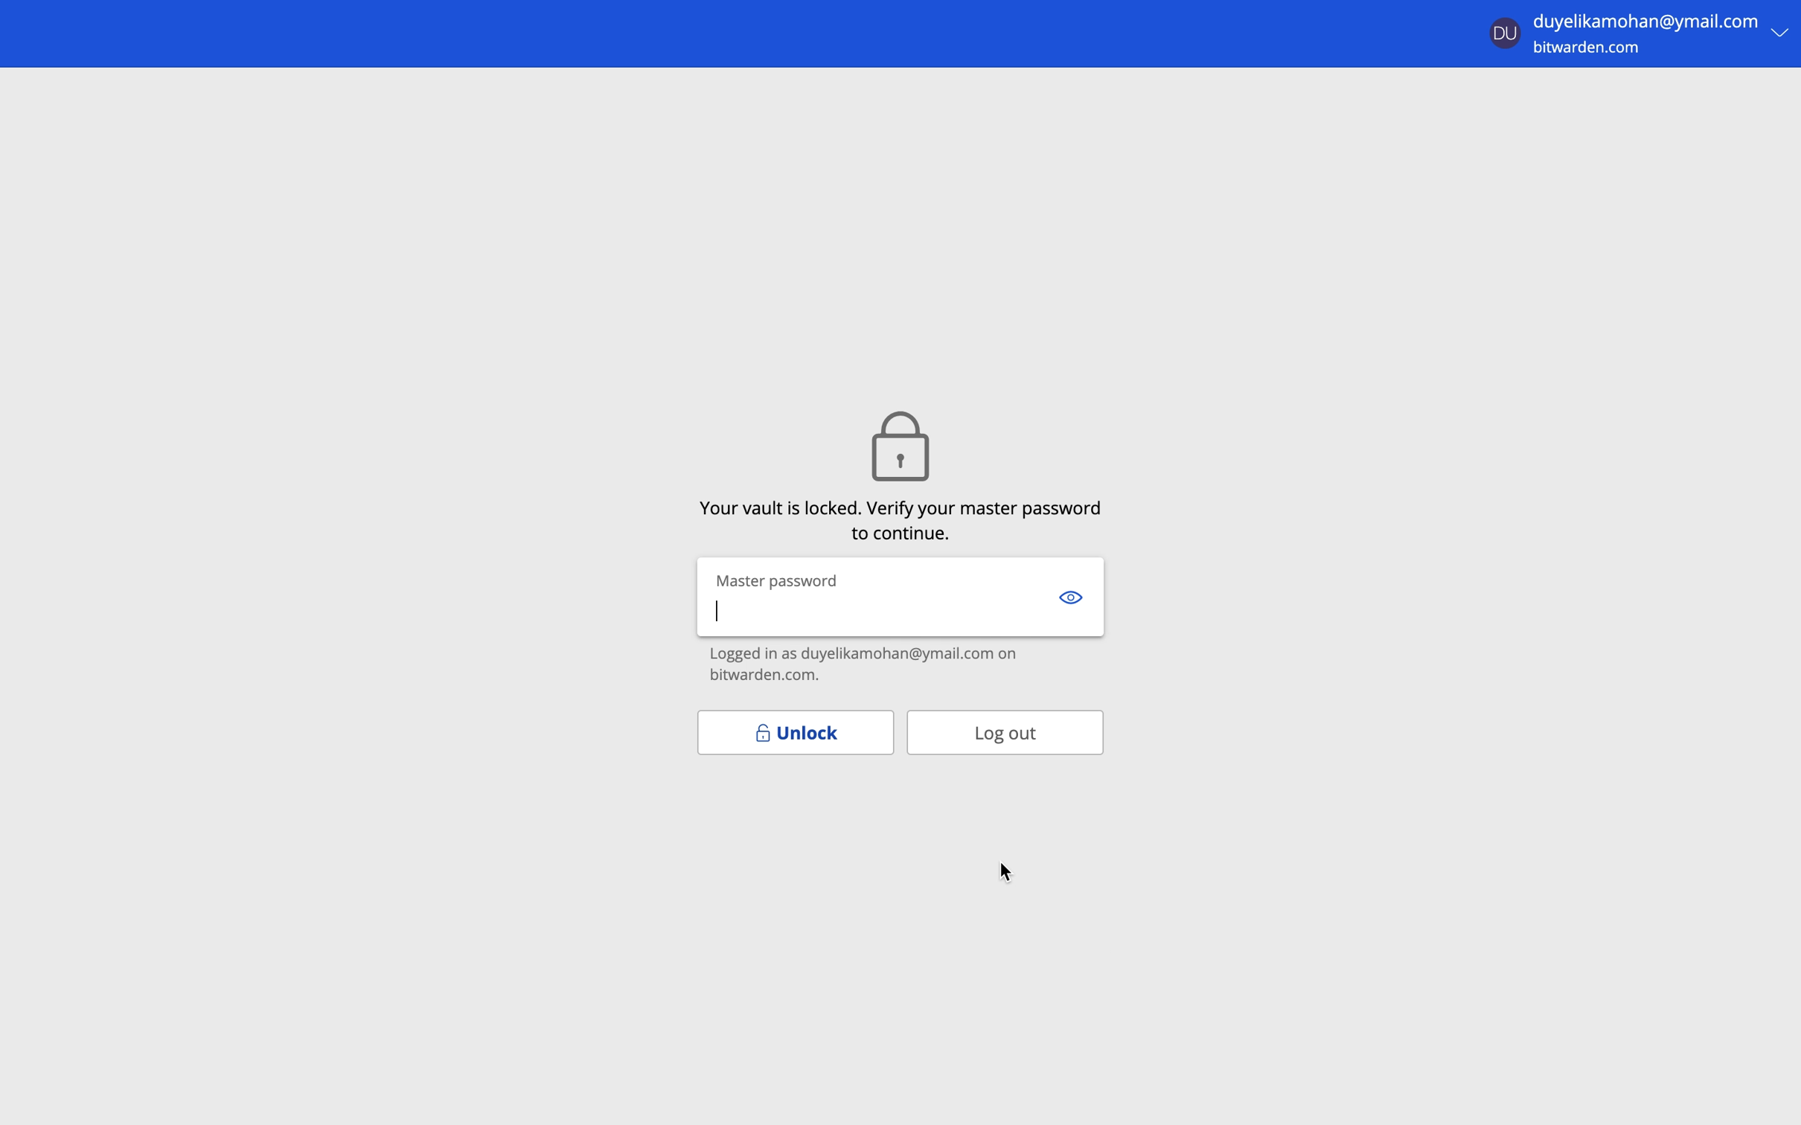  What do you see at coordinates (1071, 595) in the screenshot?
I see `show password` at bounding box center [1071, 595].